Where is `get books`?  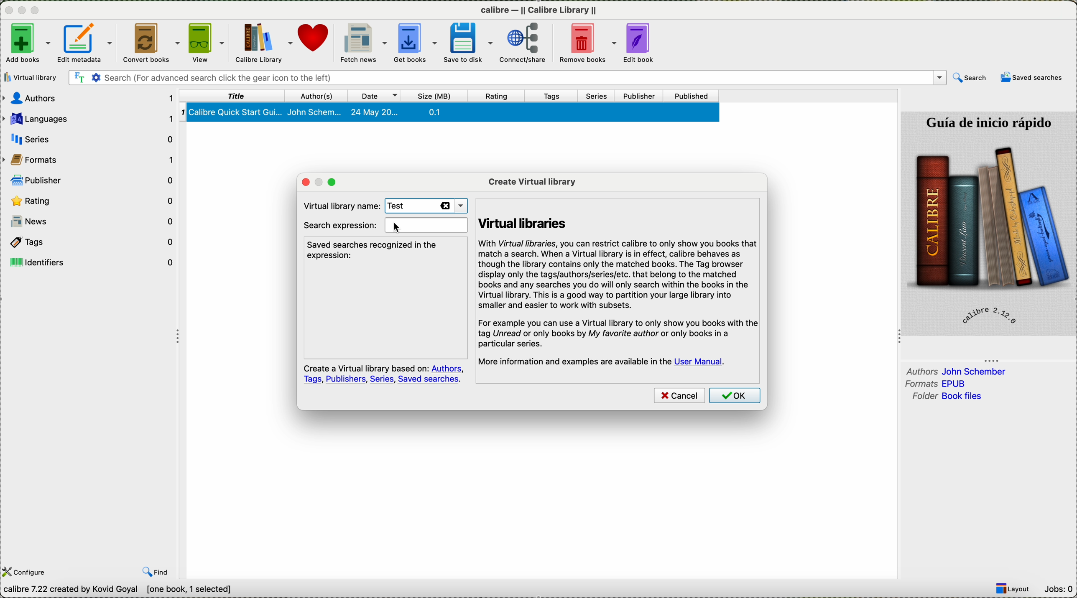 get books is located at coordinates (416, 44).